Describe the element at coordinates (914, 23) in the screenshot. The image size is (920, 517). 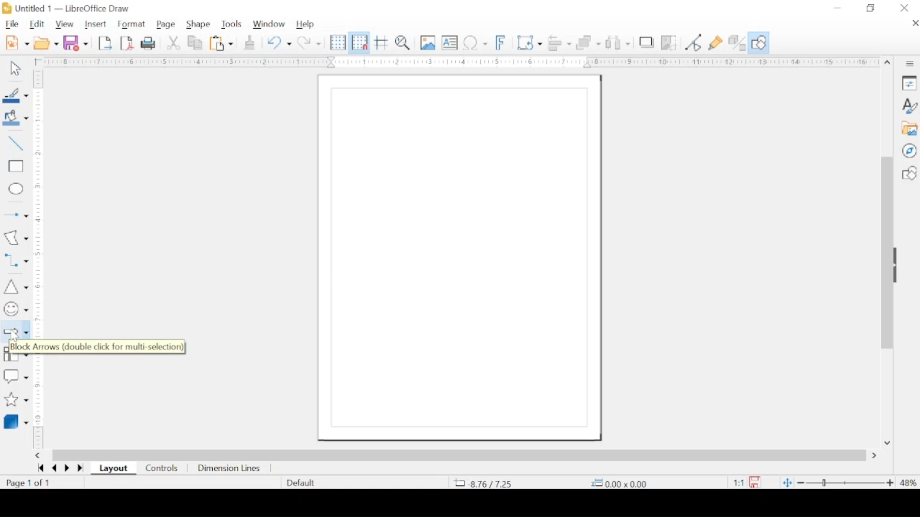
I see `close` at that location.